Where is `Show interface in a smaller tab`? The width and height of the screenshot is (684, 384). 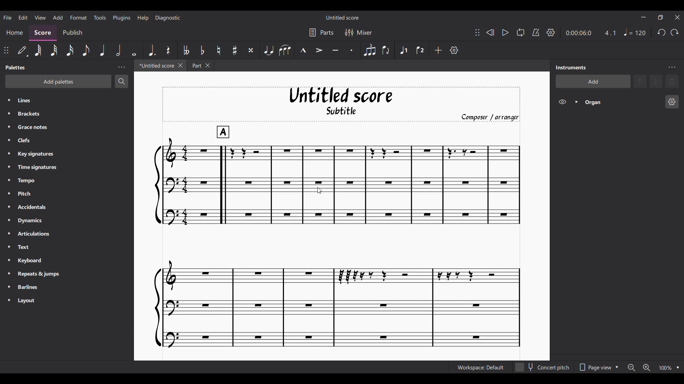
Show interface in a smaller tab is located at coordinates (660, 17).